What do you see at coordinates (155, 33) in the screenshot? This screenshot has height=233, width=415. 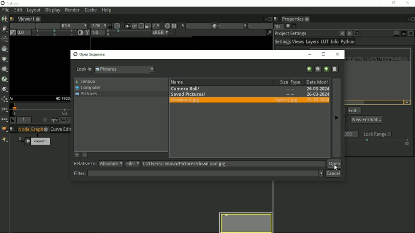 I see `sRGB` at bounding box center [155, 33].